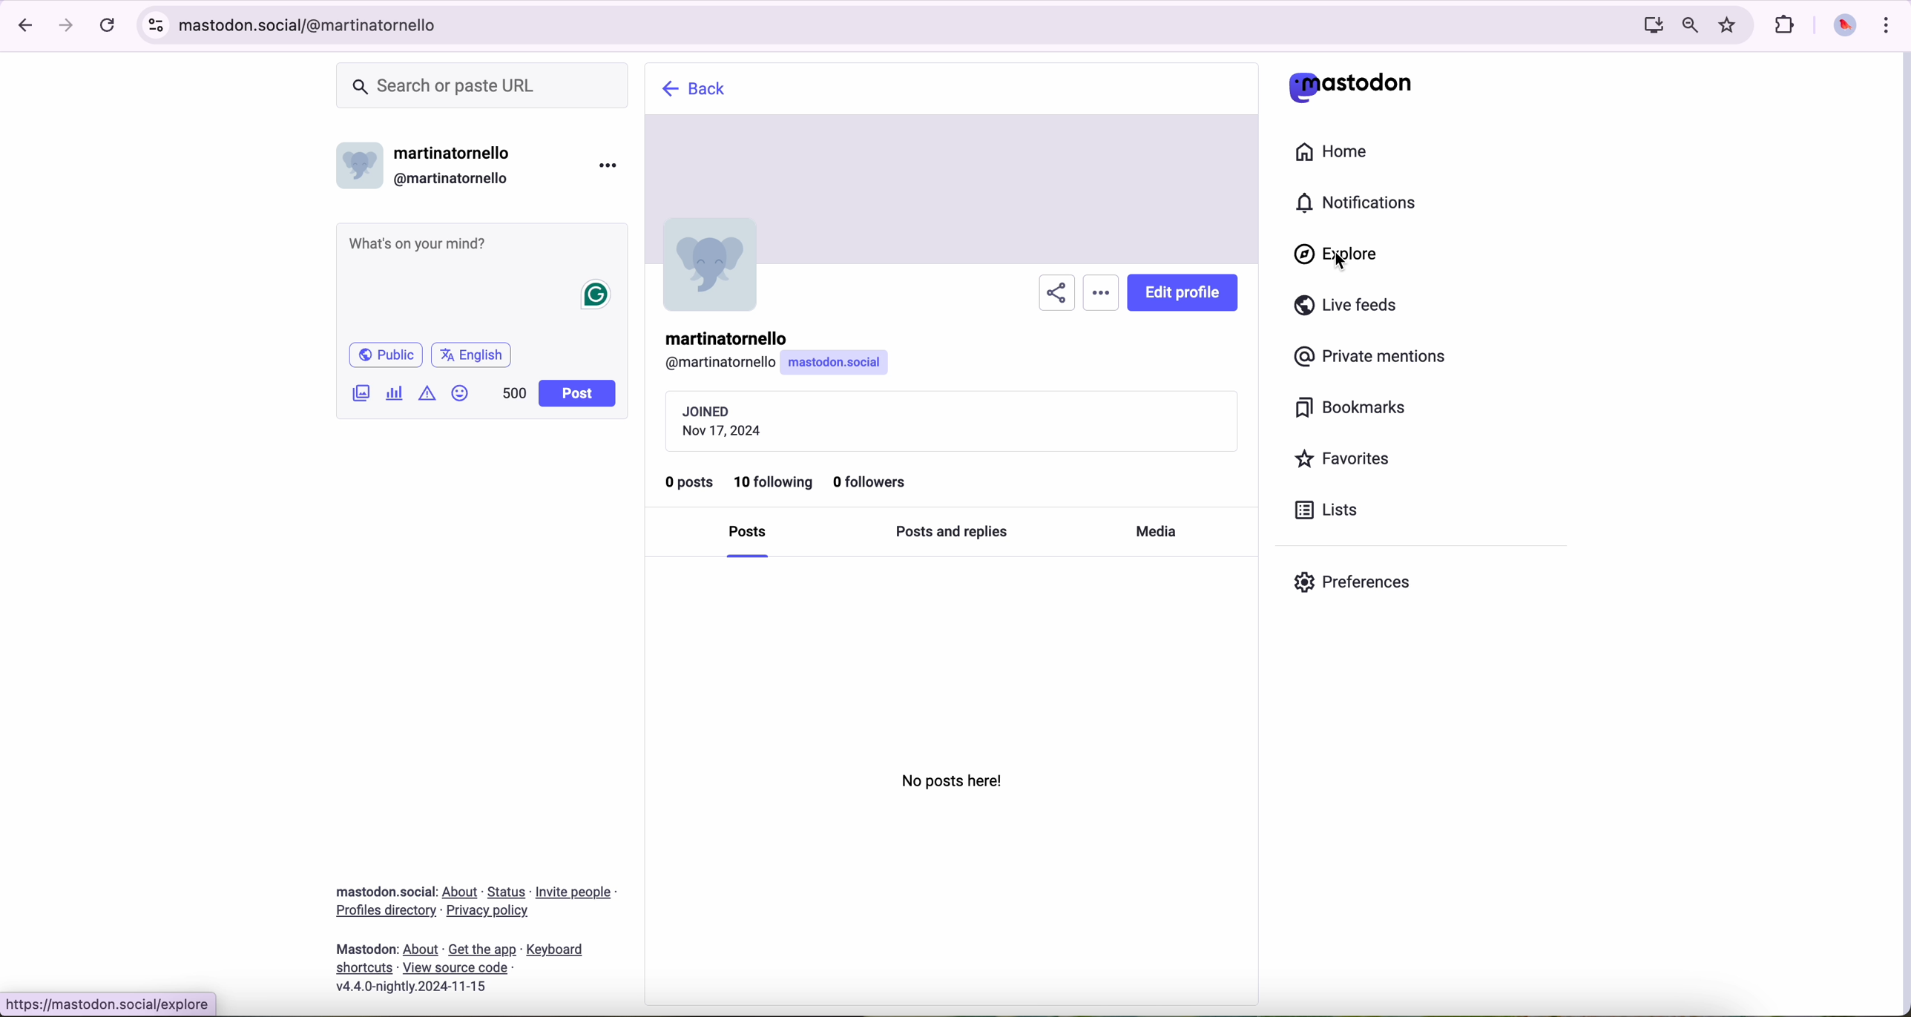 The height and width of the screenshot is (1017, 1911). What do you see at coordinates (711, 267) in the screenshot?
I see `image profile` at bounding box center [711, 267].